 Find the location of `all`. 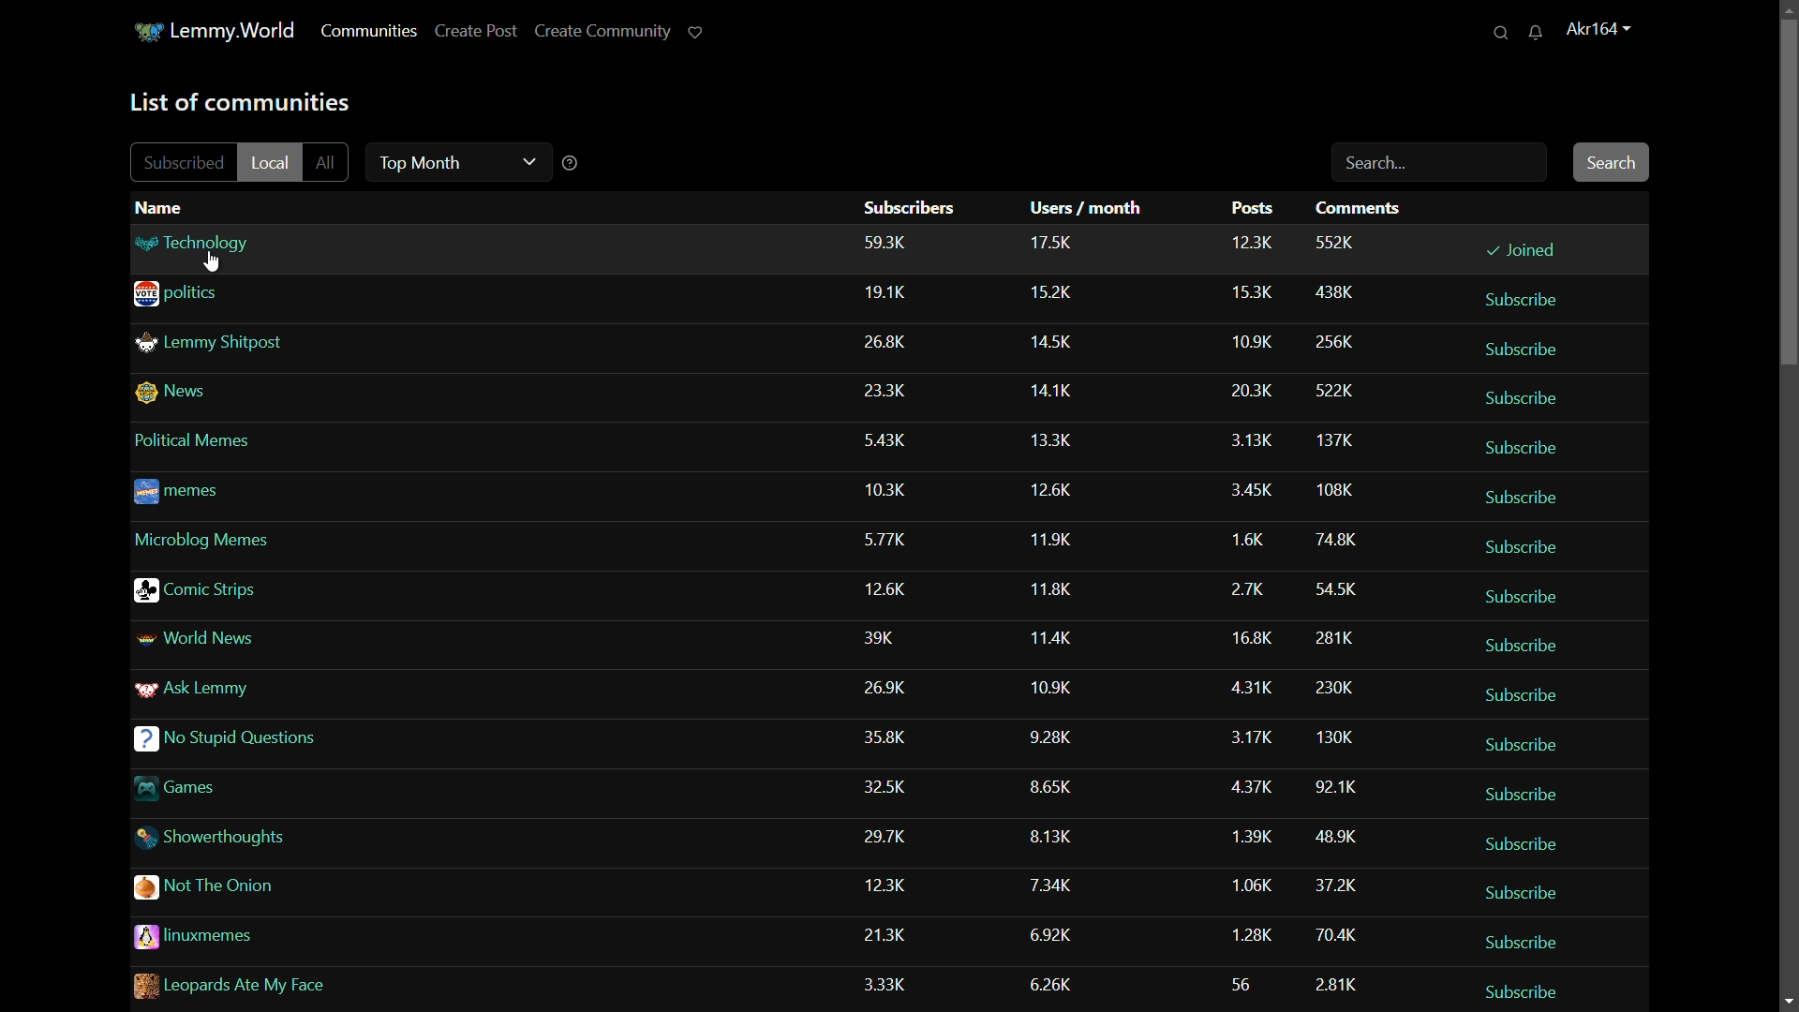

all is located at coordinates (331, 164).